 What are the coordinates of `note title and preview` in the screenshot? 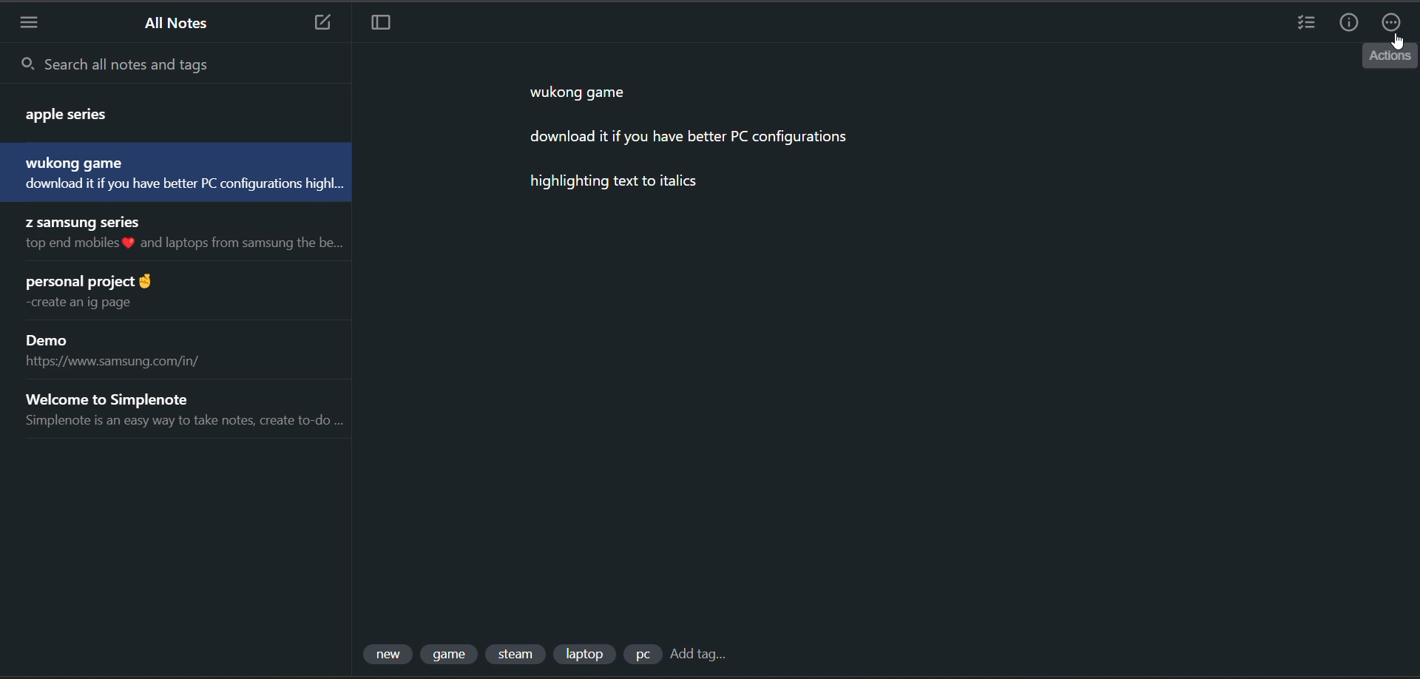 It's located at (189, 236).